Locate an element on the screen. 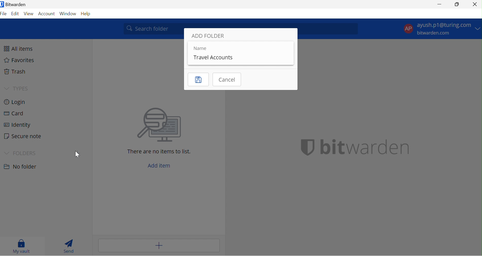  Drop Down is located at coordinates (7, 88).